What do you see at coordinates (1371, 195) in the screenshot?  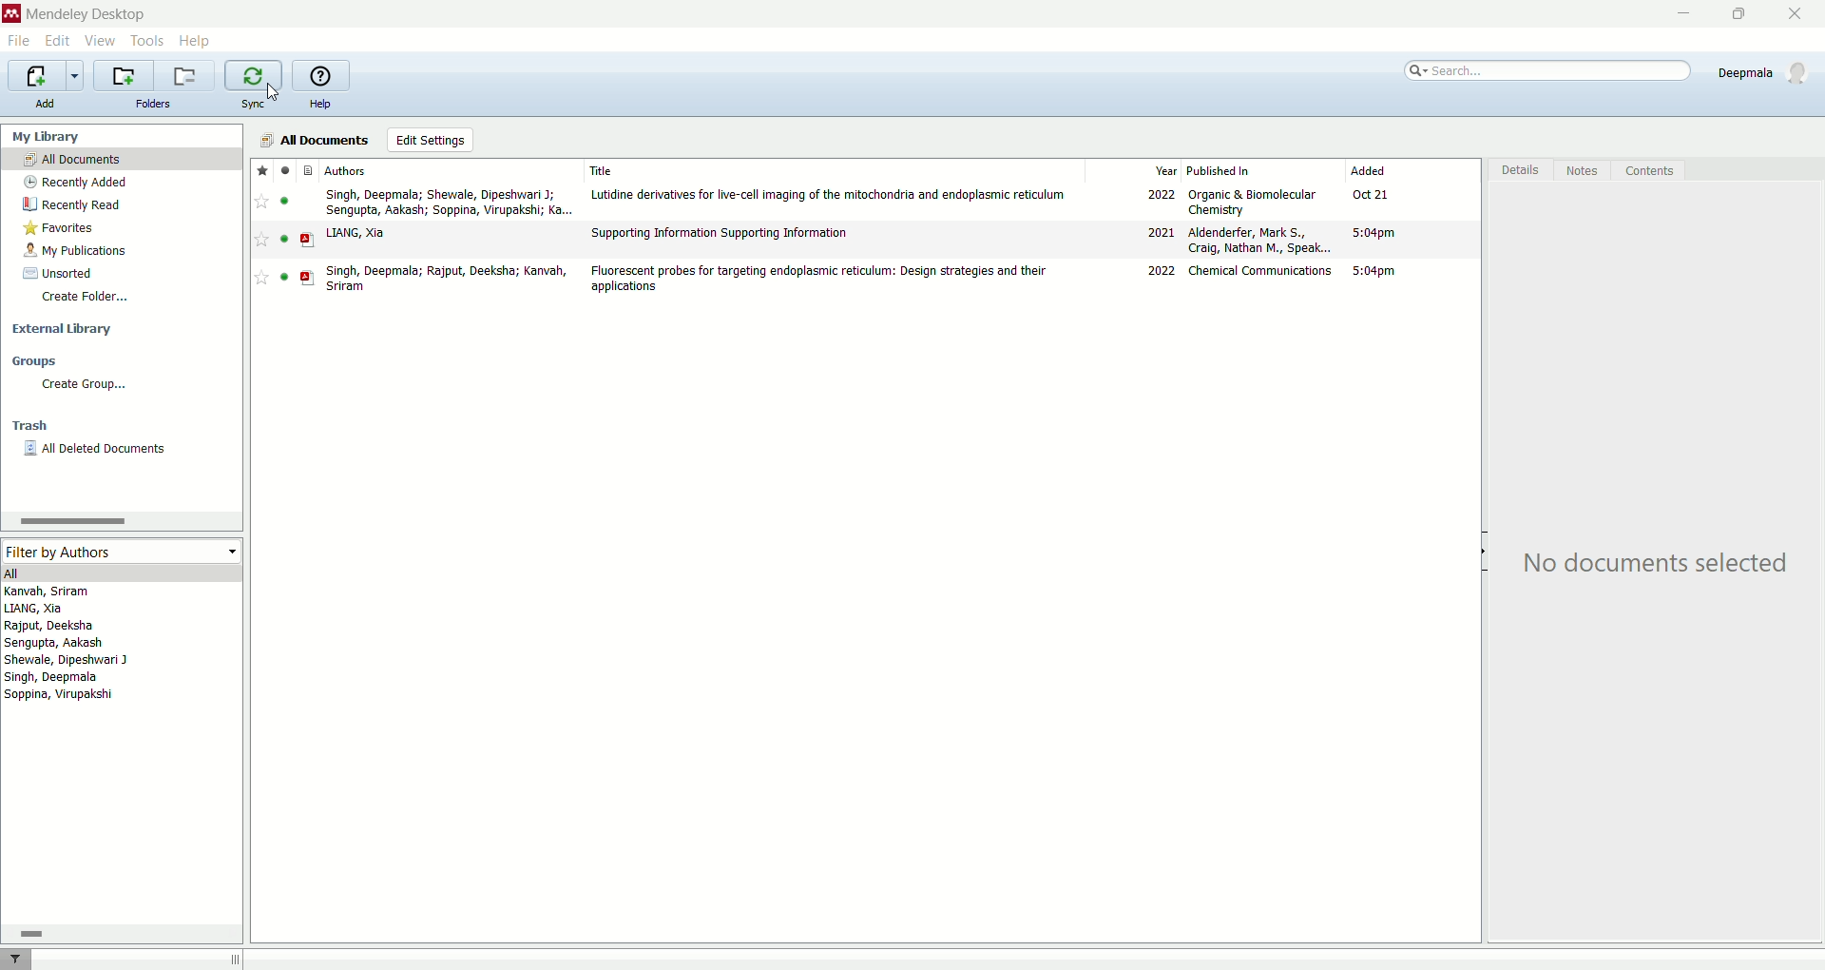 I see `Oct 21` at bounding box center [1371, 195].